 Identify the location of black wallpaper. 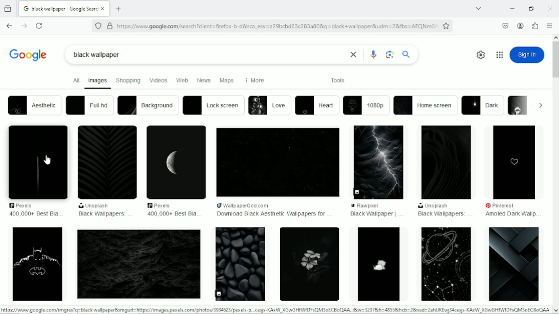
(97, 55).